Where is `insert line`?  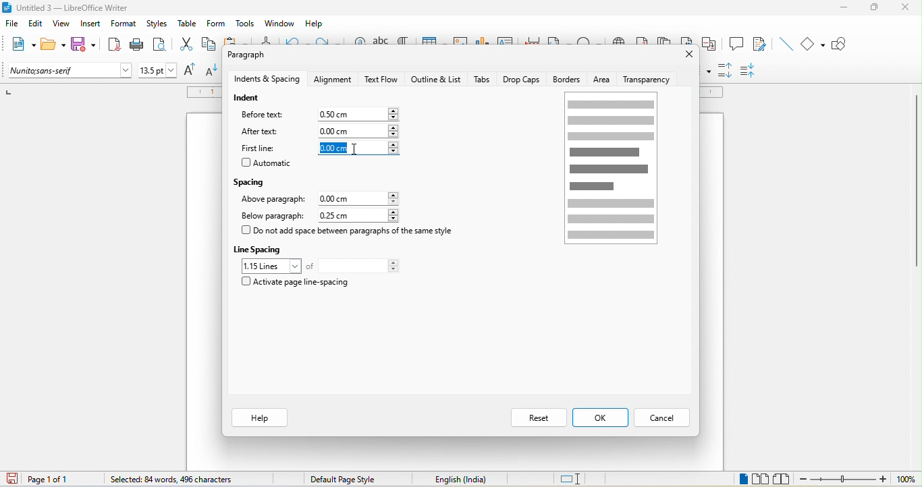 insert line is located at coordinates (785, 44).